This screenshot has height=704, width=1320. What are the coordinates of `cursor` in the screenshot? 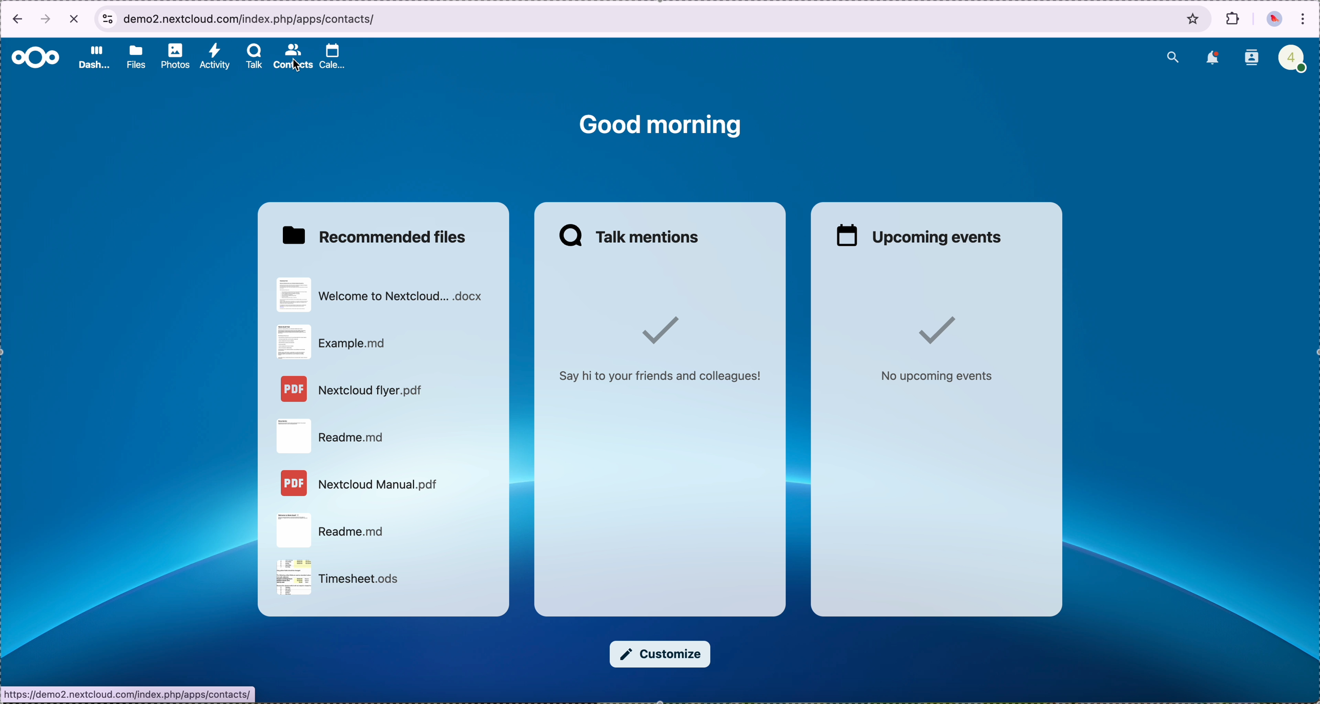 It's located at (299, 67).